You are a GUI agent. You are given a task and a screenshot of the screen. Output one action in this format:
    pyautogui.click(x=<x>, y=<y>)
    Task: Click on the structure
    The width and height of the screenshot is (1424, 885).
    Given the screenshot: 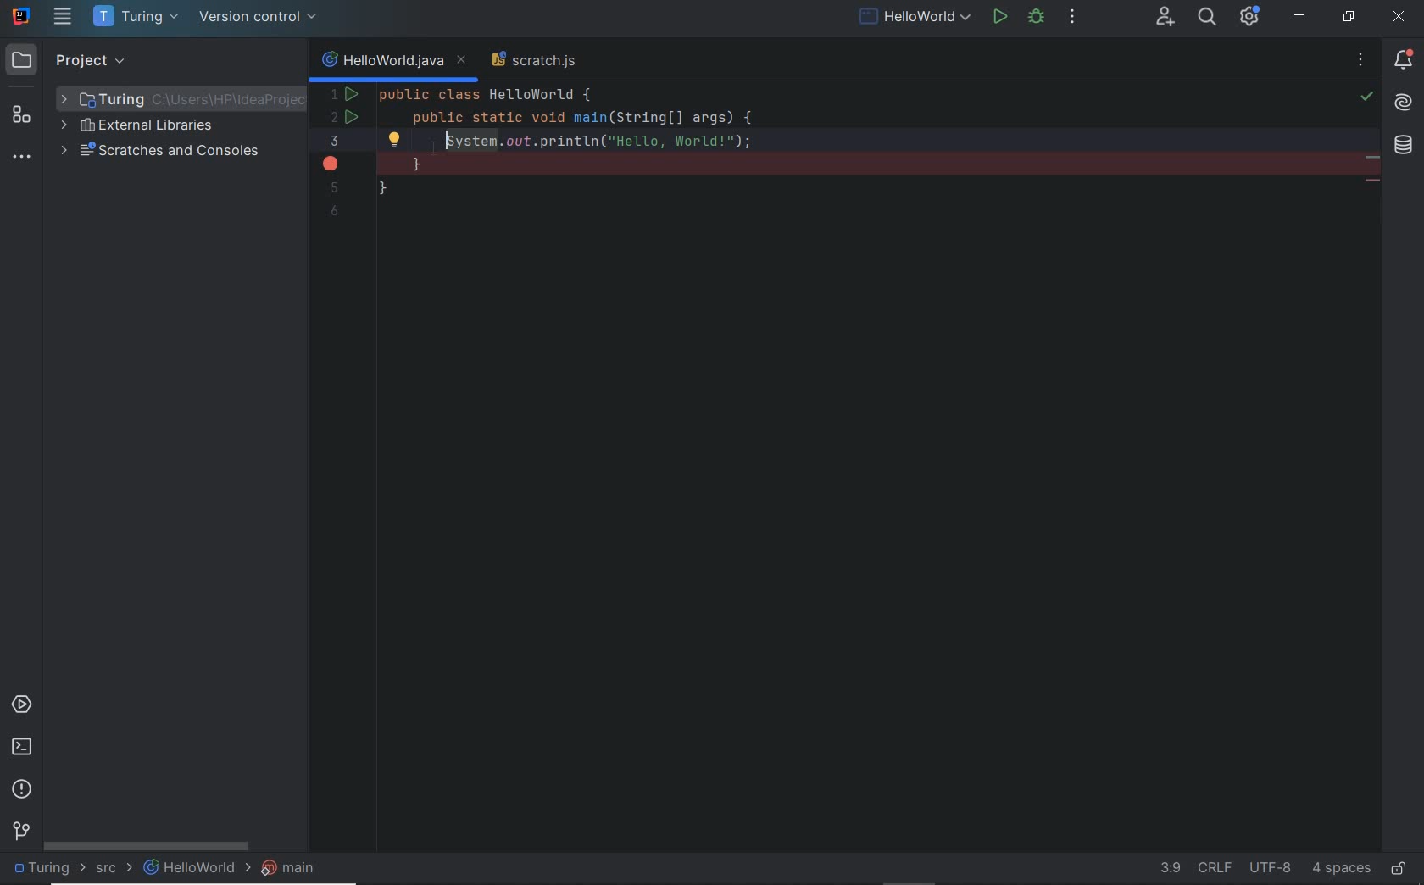 What is the action you would take?
    pyautogui.click(x=21, y=118)
    